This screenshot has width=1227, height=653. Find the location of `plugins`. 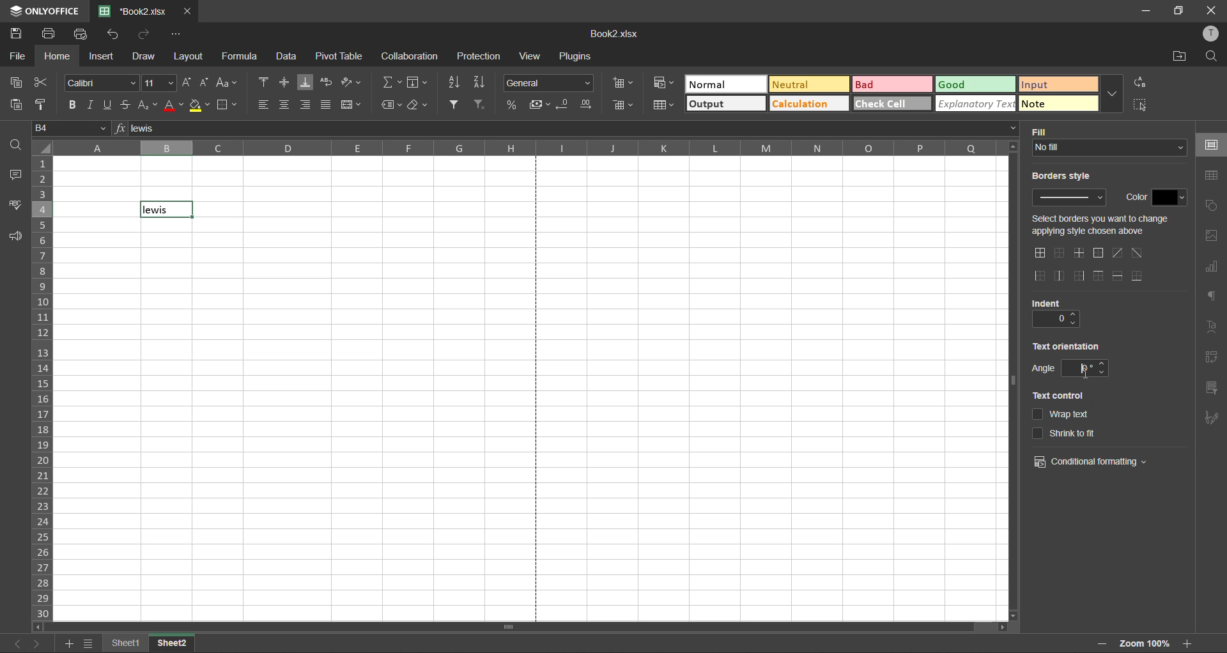

plugins is located at coordinates (577, 56).